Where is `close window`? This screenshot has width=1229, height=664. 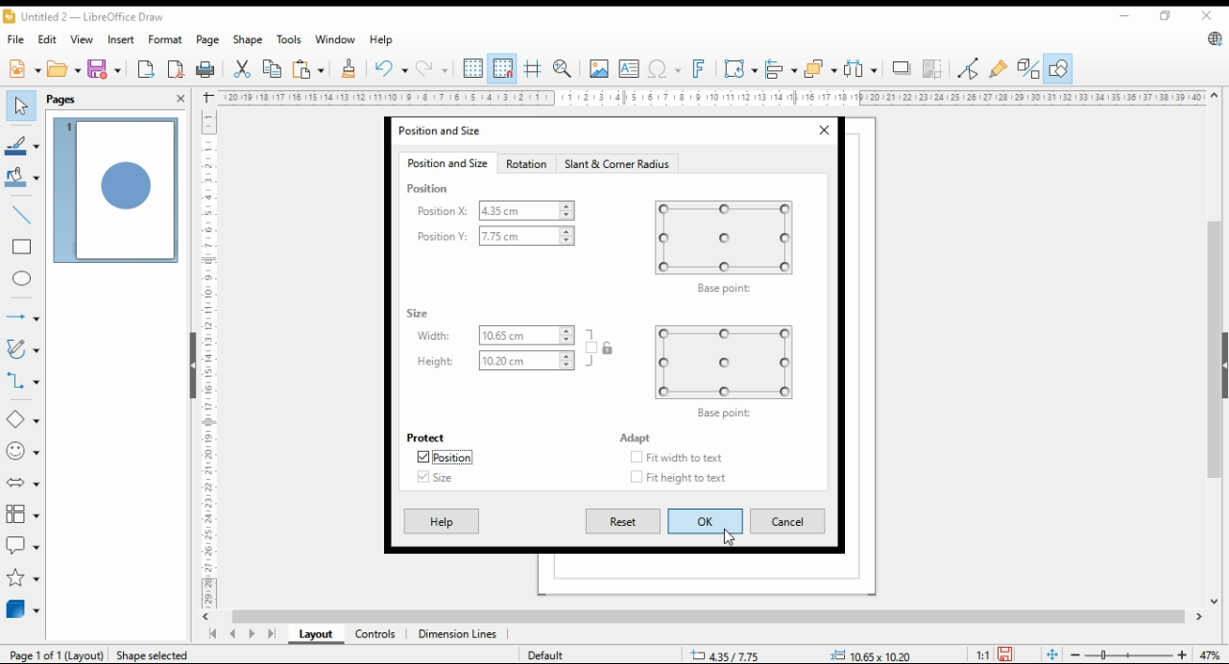
close window is located at coordinates (823, 128).